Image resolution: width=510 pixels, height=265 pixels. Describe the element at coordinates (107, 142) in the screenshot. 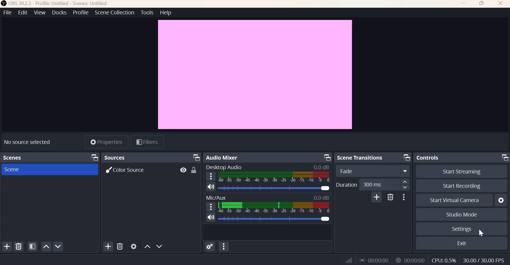

I see `Open source properties` at that location.